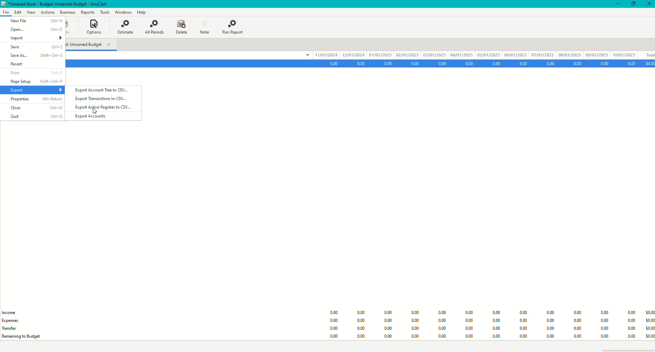  What do you see at coordinates (33, 63) in the screenshot?
I see `Reset` at bounding box center [33, 63].